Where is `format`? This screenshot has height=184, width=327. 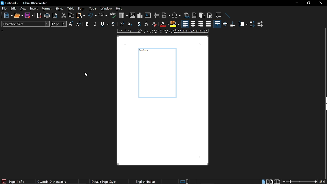 format is located at coordinates (47, 9).